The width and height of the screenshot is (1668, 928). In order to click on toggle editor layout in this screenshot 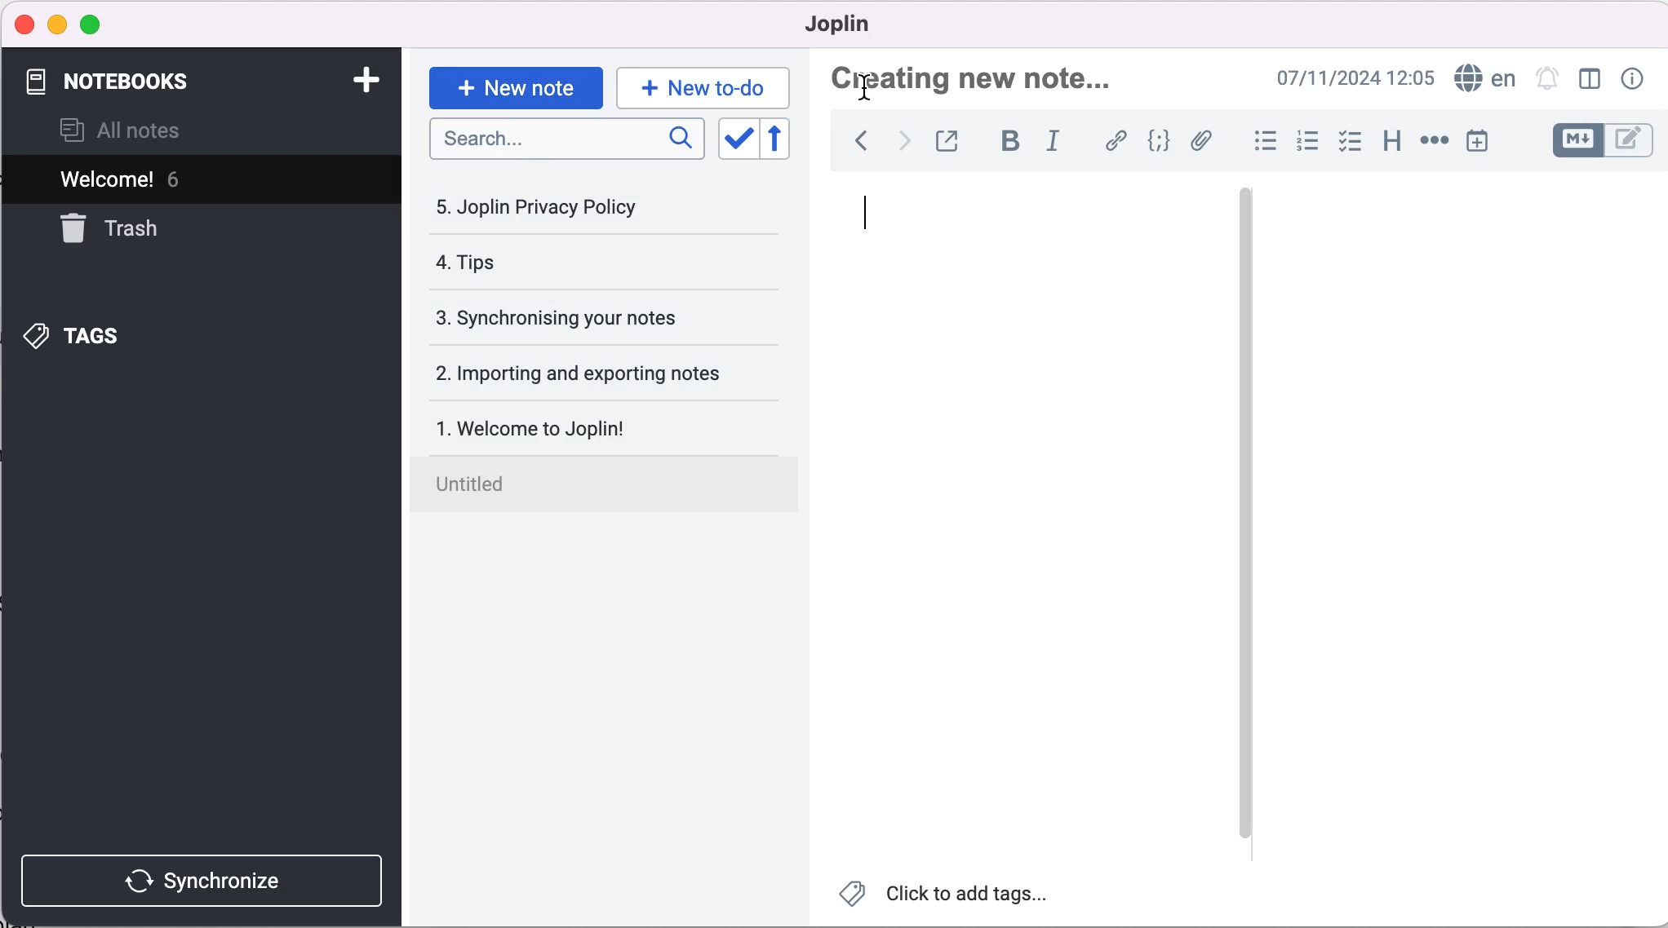, I will do `click(1589, 79)`.